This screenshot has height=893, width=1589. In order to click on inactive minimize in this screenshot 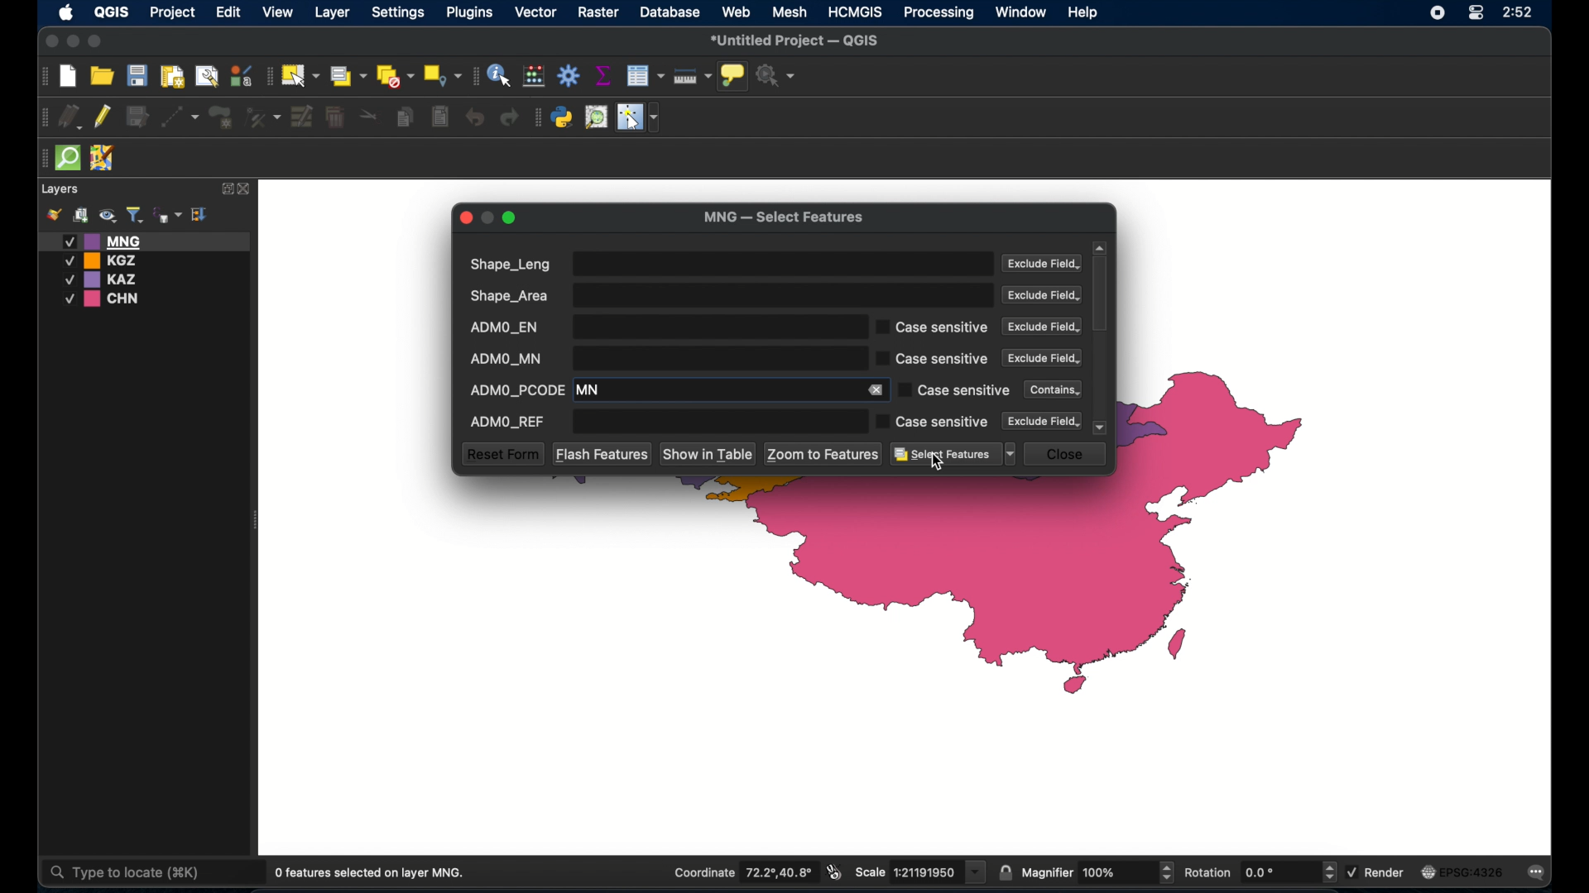, I will do `click(487, 217)`.